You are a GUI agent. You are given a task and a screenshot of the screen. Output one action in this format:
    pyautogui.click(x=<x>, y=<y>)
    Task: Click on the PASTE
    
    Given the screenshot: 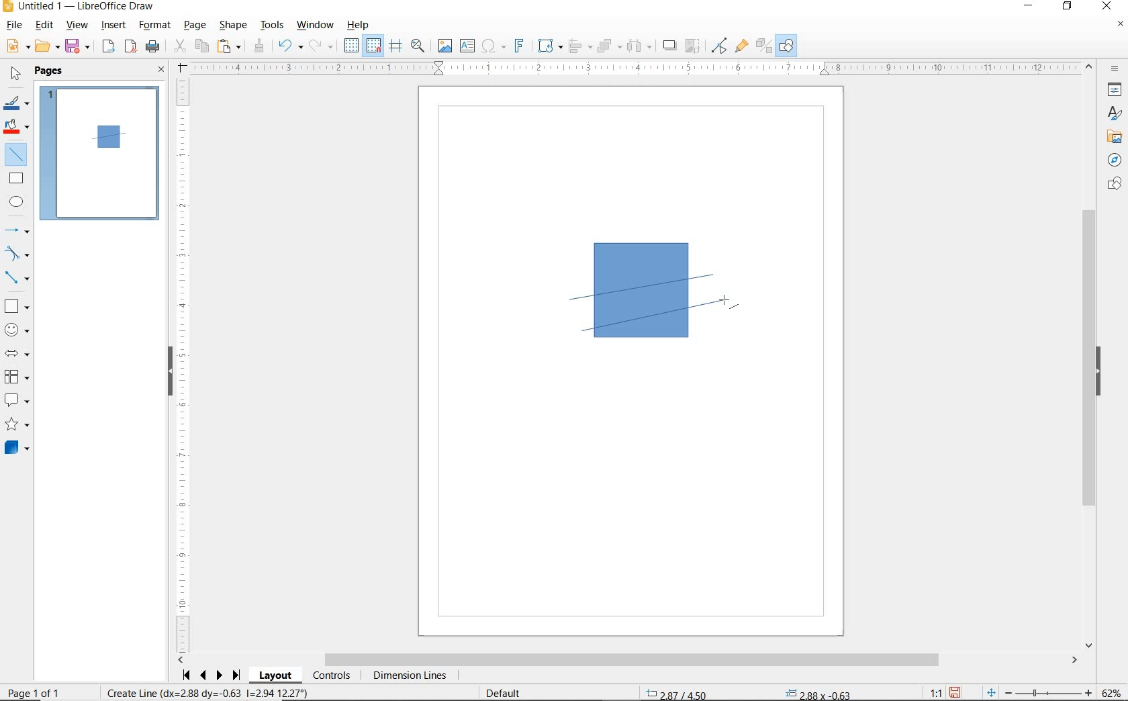 What is the action you would take?
    pyautogui.click(x=229, y=46)
    